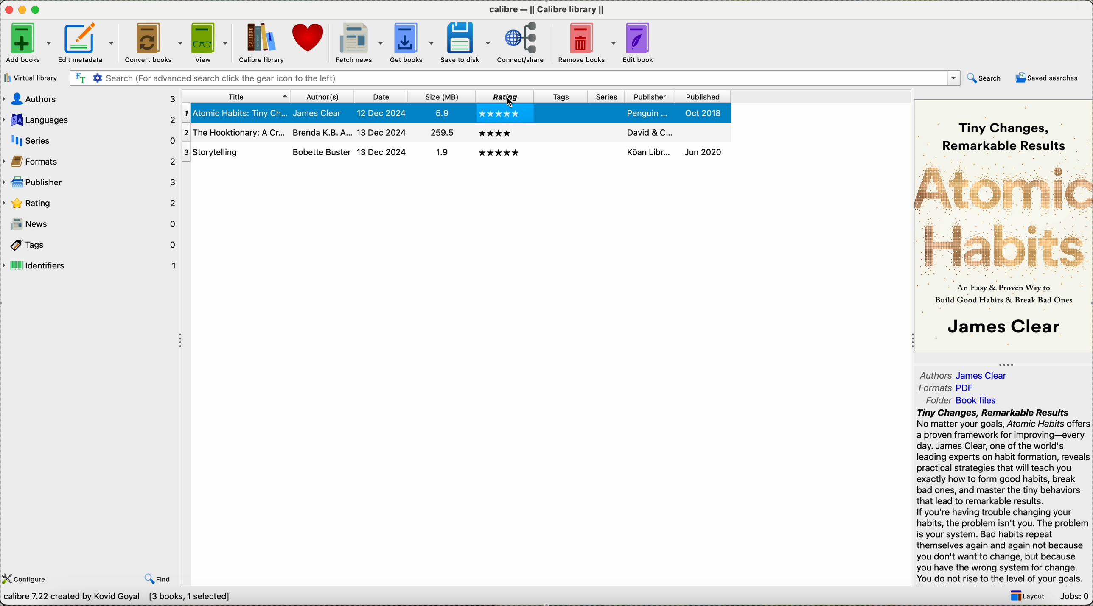 This screenshot has width=1093, height=606. Describe the element at coordinates (559, 155) in the screenshot. I see `tags` at that location.